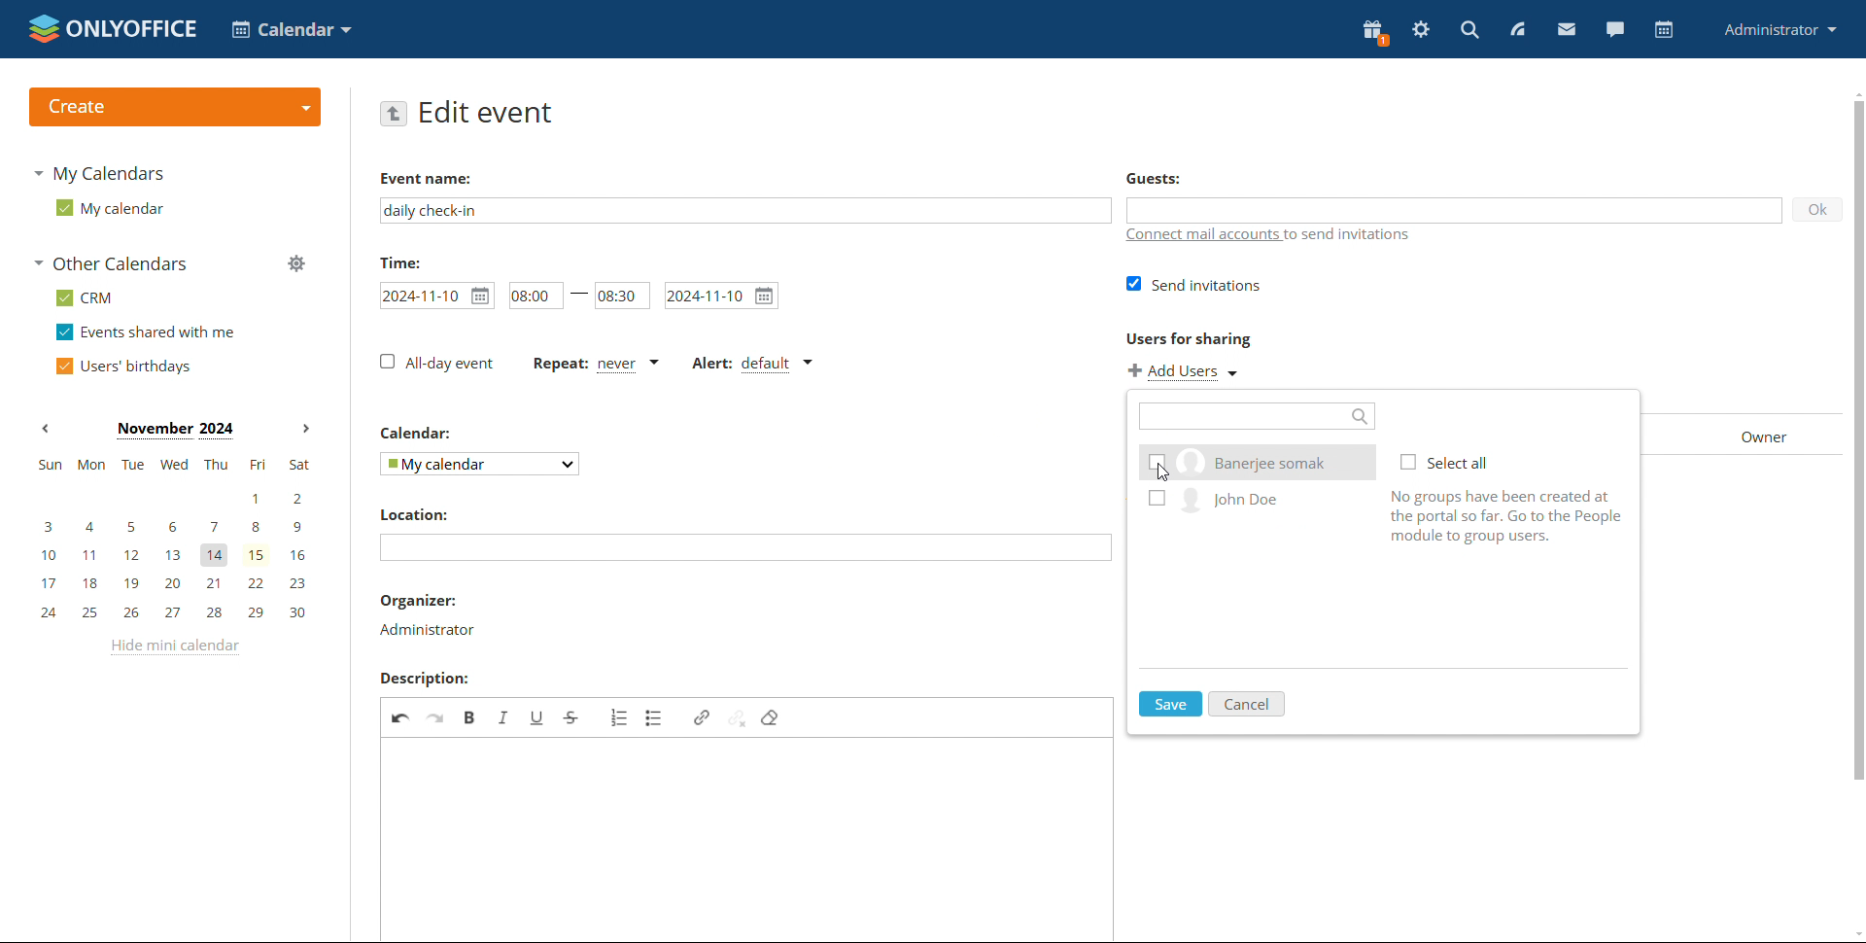  Describe the element at coordinates (751, 365) in the screenshot. I see `alert type` at that location.